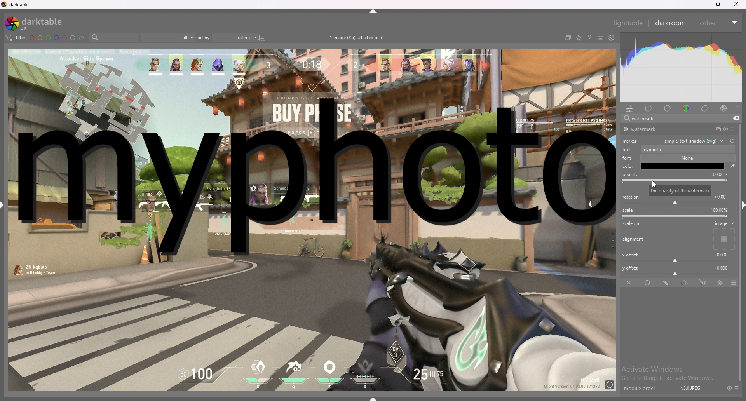 The width and height of the screenshot is (746, 401). What do you see at coordinates (315, 183) in the screenshot?
I see `watermark` at bounding box center [315, 183].